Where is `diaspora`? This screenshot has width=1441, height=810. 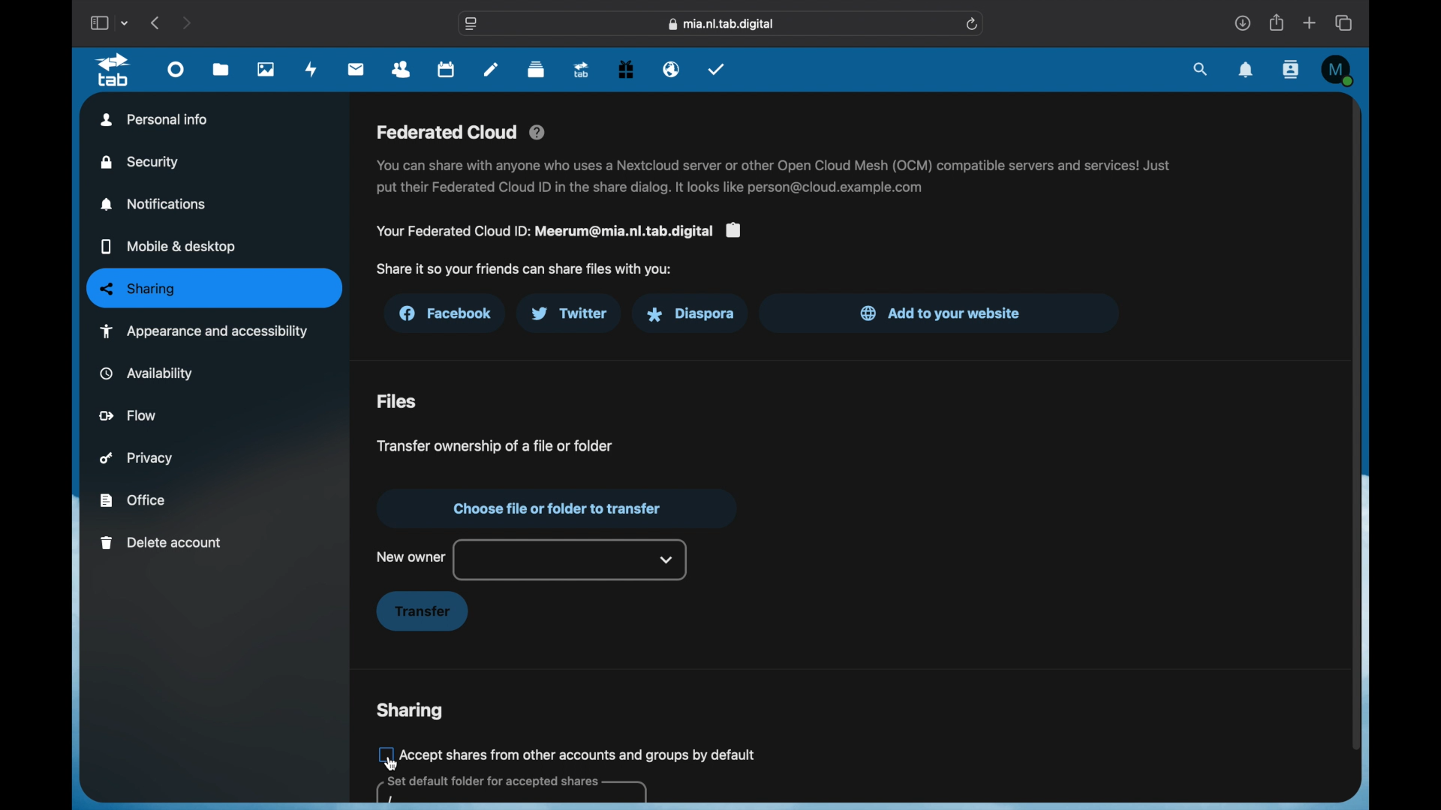 diaspora is located at coordinates (690, 314).